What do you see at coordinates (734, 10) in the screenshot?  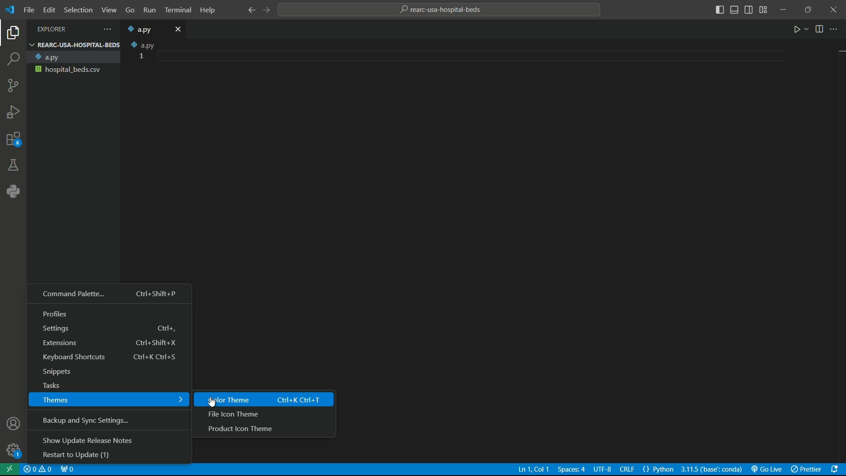 I see `toggle panel` at bounding box center [734, 10].